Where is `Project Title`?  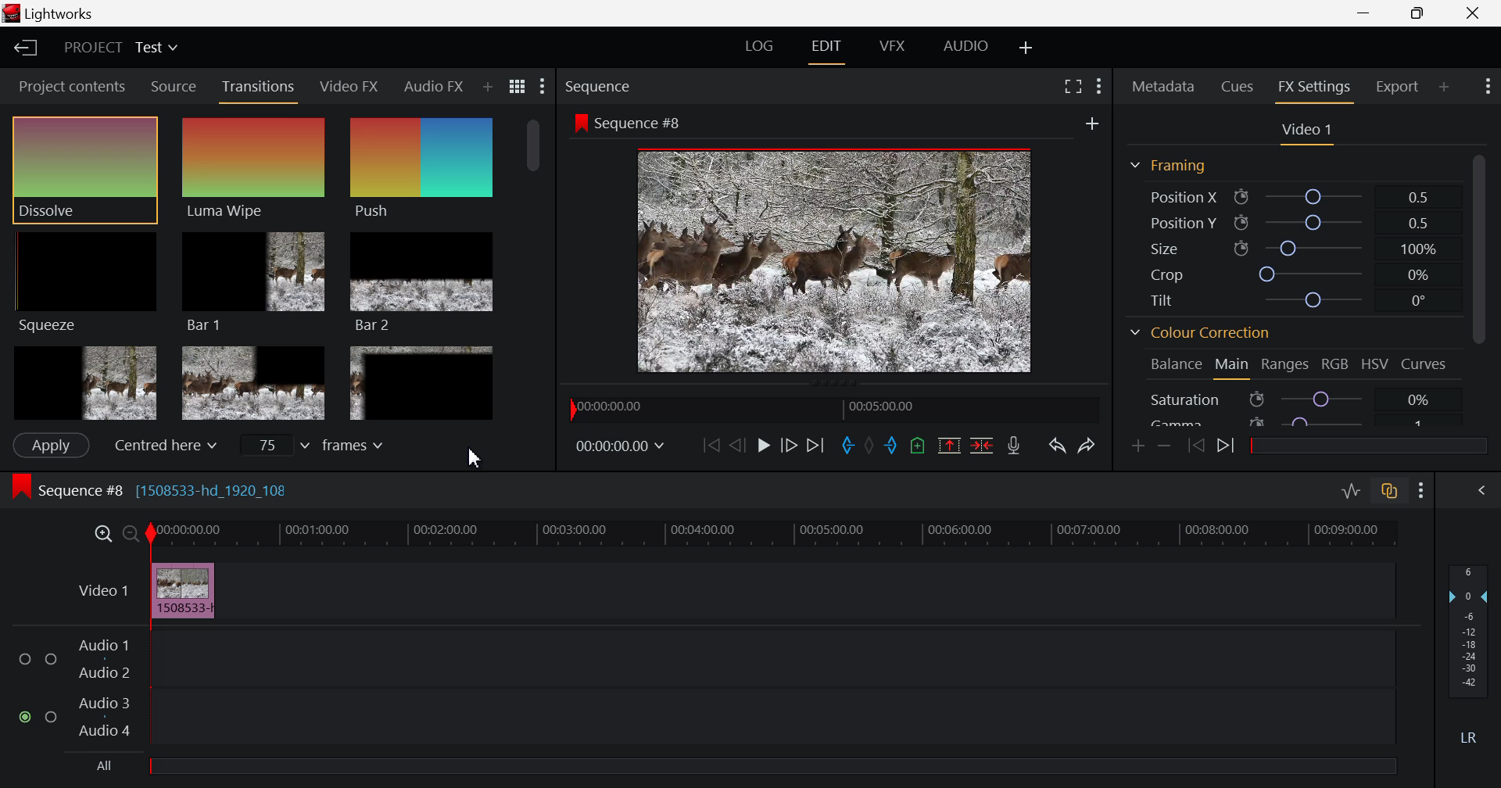
Project Title is located at coordinates (120, 48).